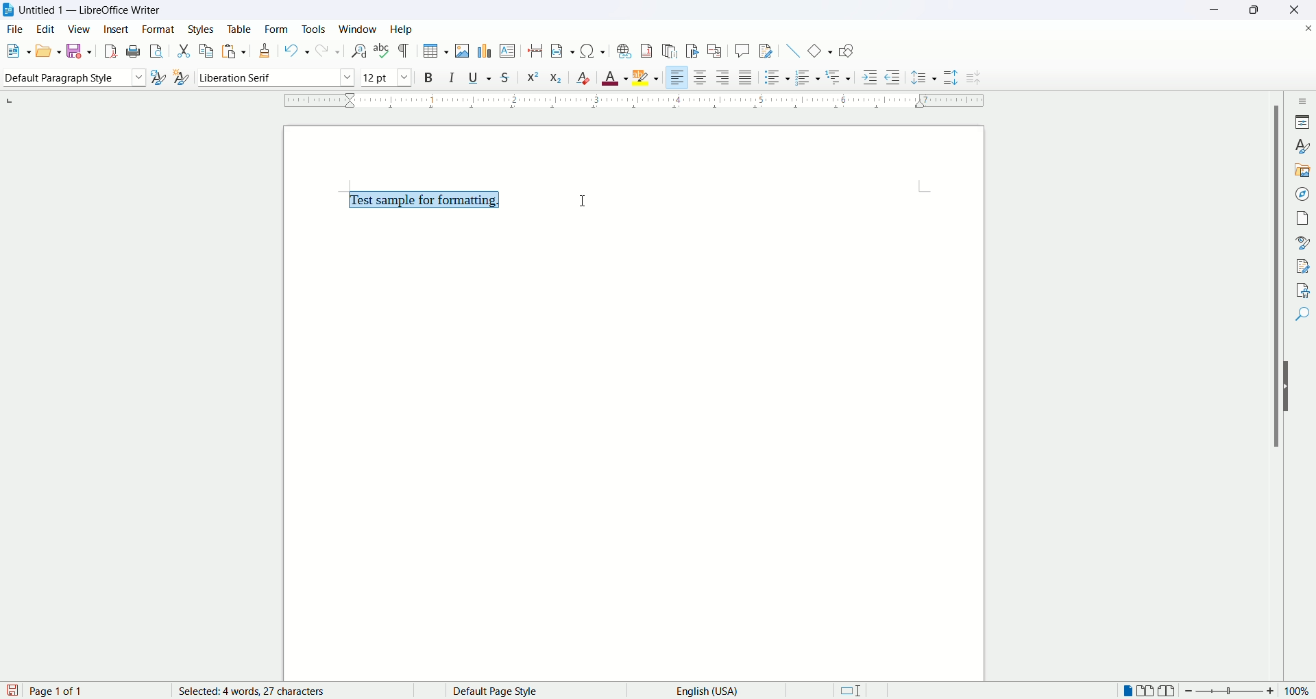 The image size is (1316, 699). Describe the element at coordinates (1278, 385) in the screenshot. I see `vertical scroll bar` at that location.